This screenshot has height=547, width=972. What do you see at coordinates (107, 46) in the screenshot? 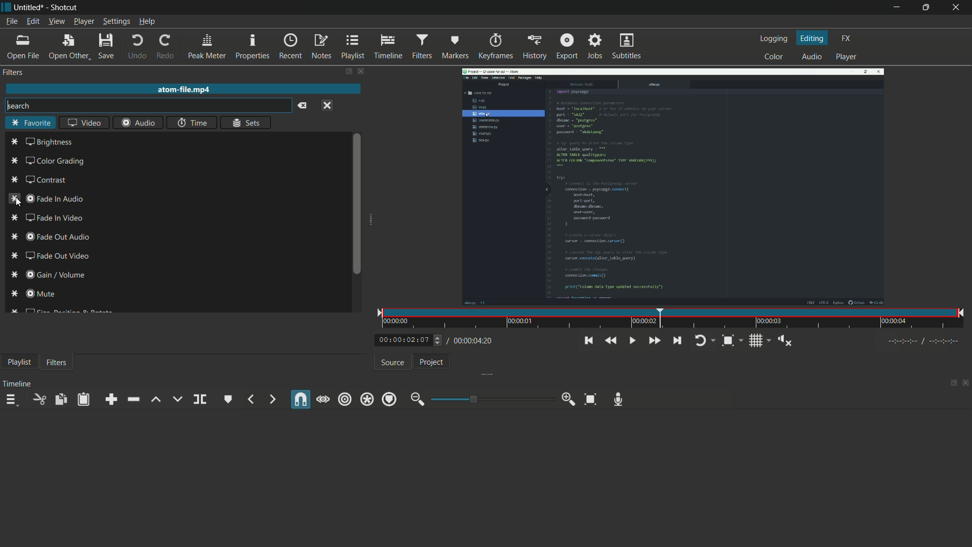
I see `save` at bounding box center [107, 46].